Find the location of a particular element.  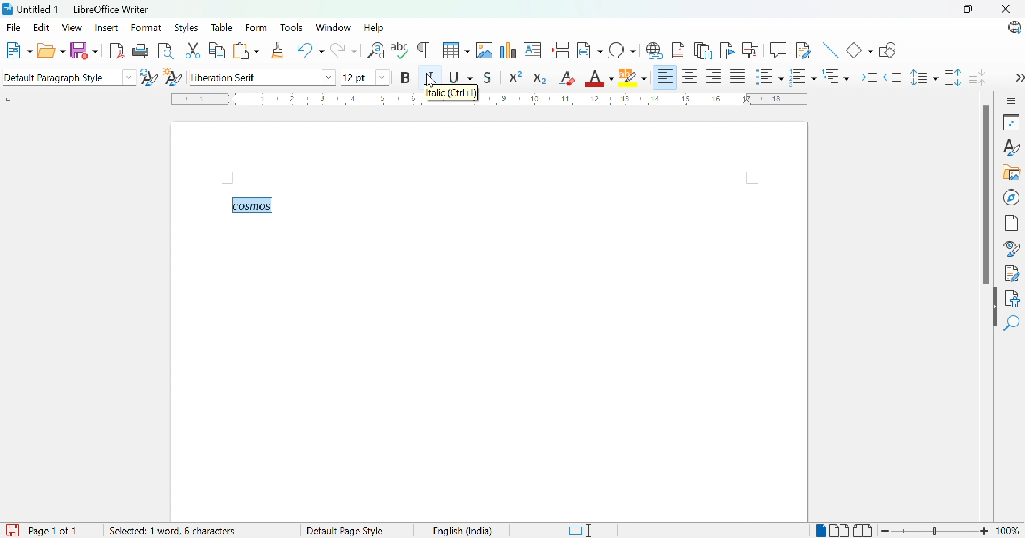

Gallery is located at coordinates (1010, 172).